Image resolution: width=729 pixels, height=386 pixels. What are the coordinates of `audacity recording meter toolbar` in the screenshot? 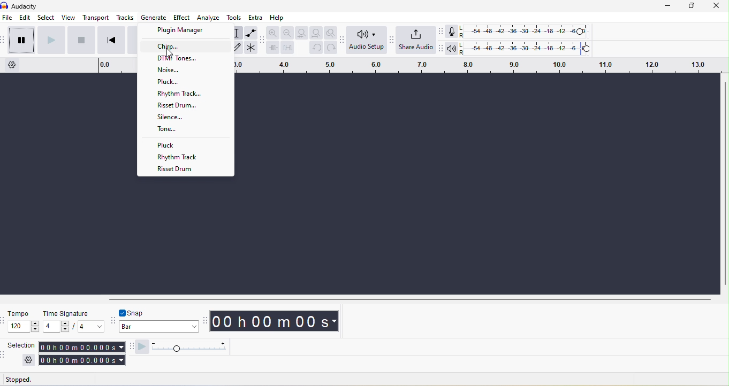 It's located at (443, 31).